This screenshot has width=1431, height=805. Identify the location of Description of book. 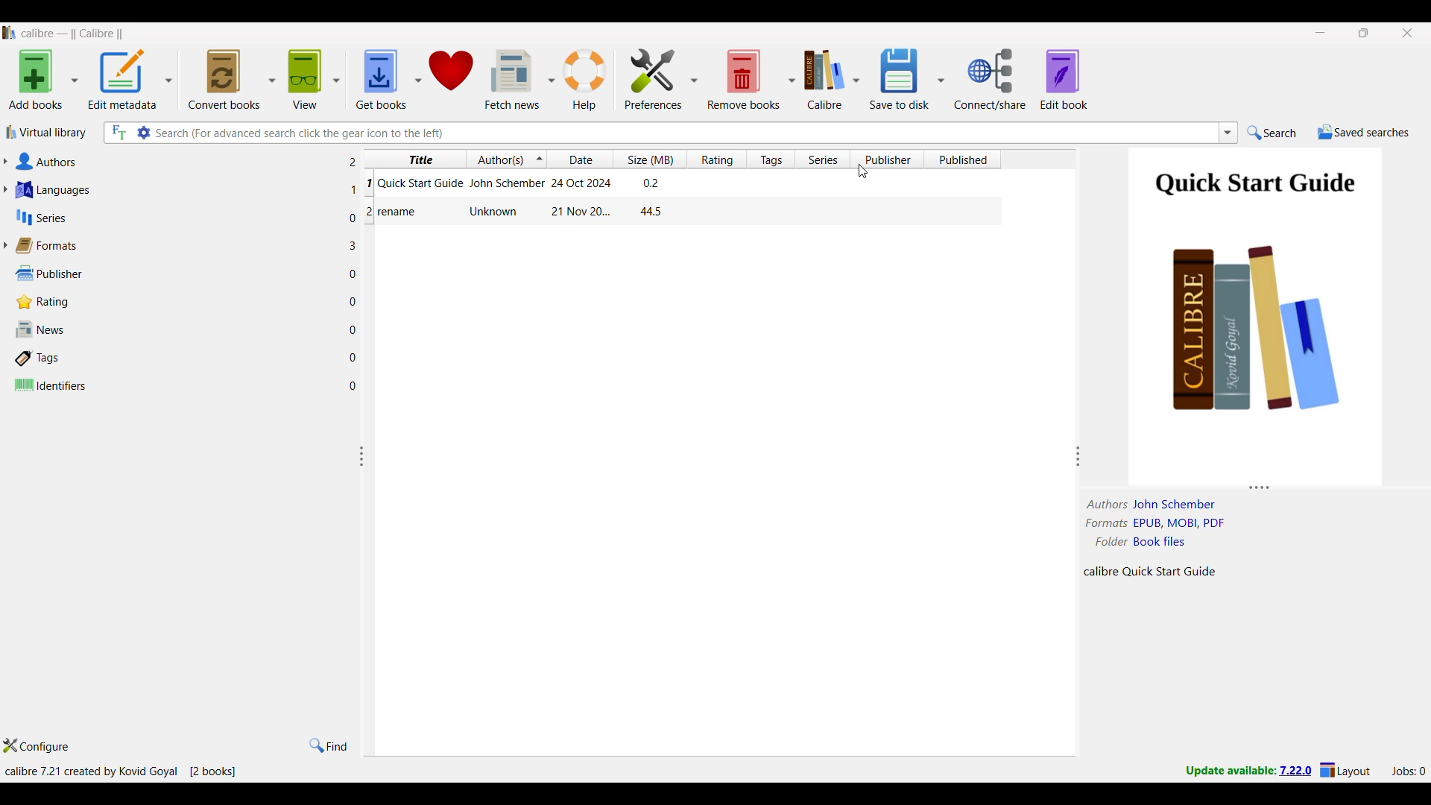
(1163, 571).